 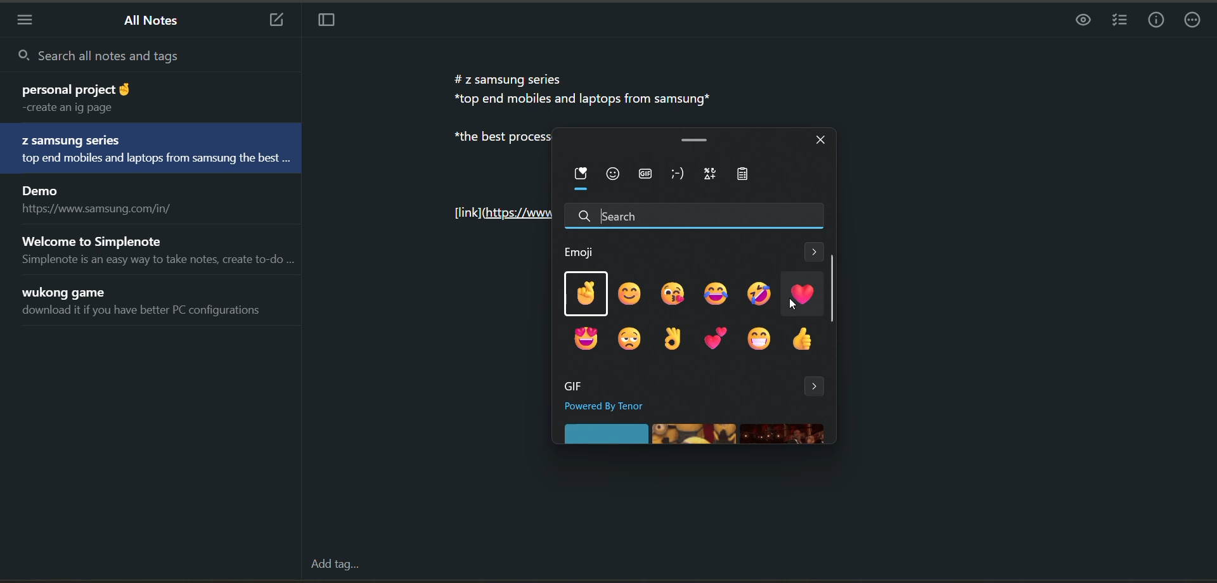 I want to click on emoji 5, so click(x=760, y=294).